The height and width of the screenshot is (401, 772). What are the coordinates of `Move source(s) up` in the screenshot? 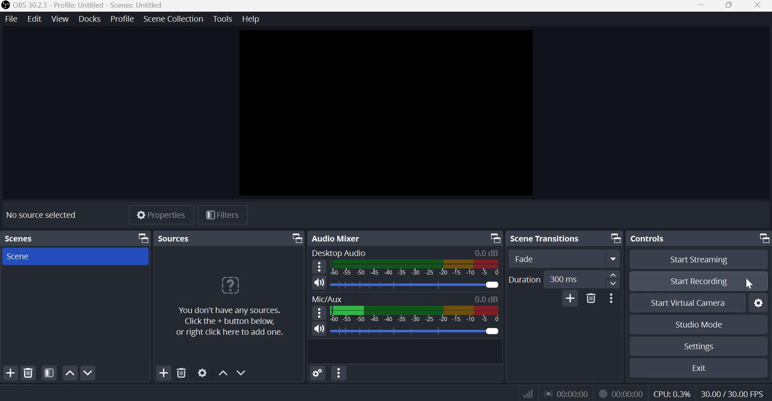 It's located at (224, 372).